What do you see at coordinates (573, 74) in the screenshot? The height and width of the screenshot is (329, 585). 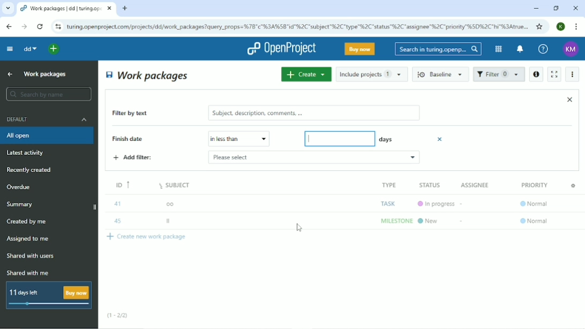 I see `More actions` at bounding box center [573, 74].